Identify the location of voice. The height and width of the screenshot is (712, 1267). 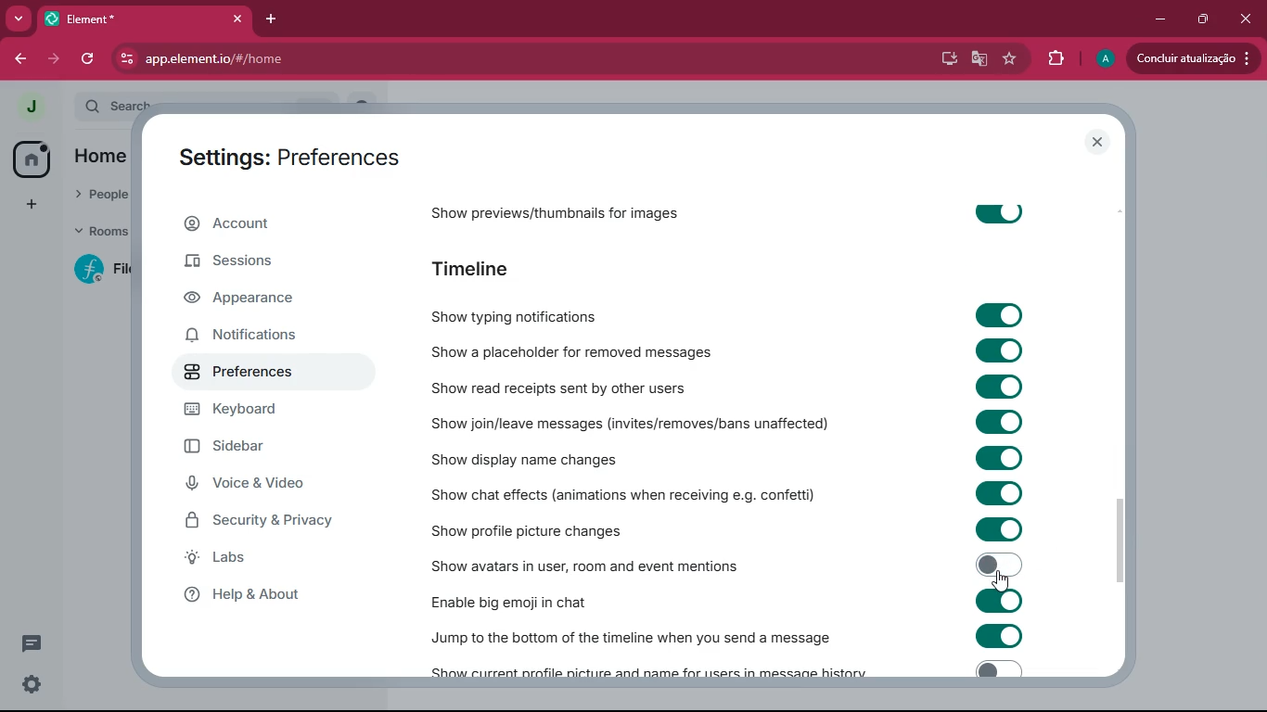
(272, 488).